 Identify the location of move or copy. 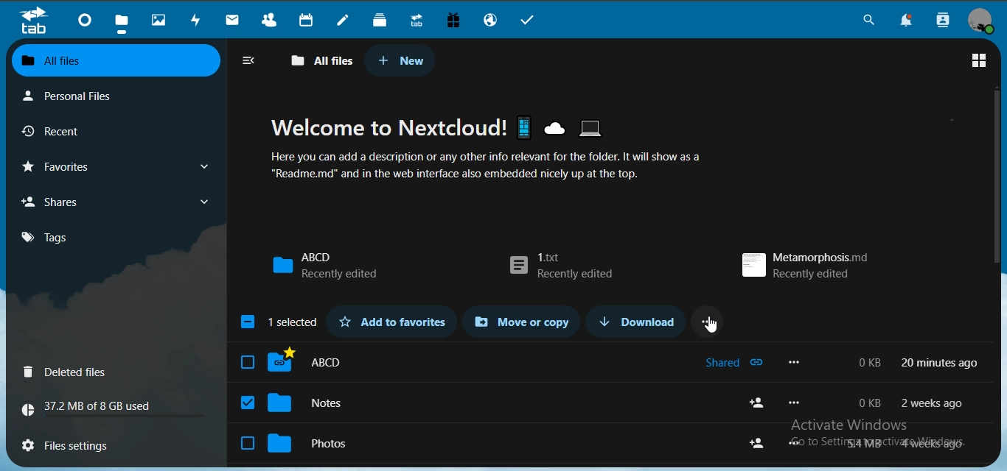
(522, 322).